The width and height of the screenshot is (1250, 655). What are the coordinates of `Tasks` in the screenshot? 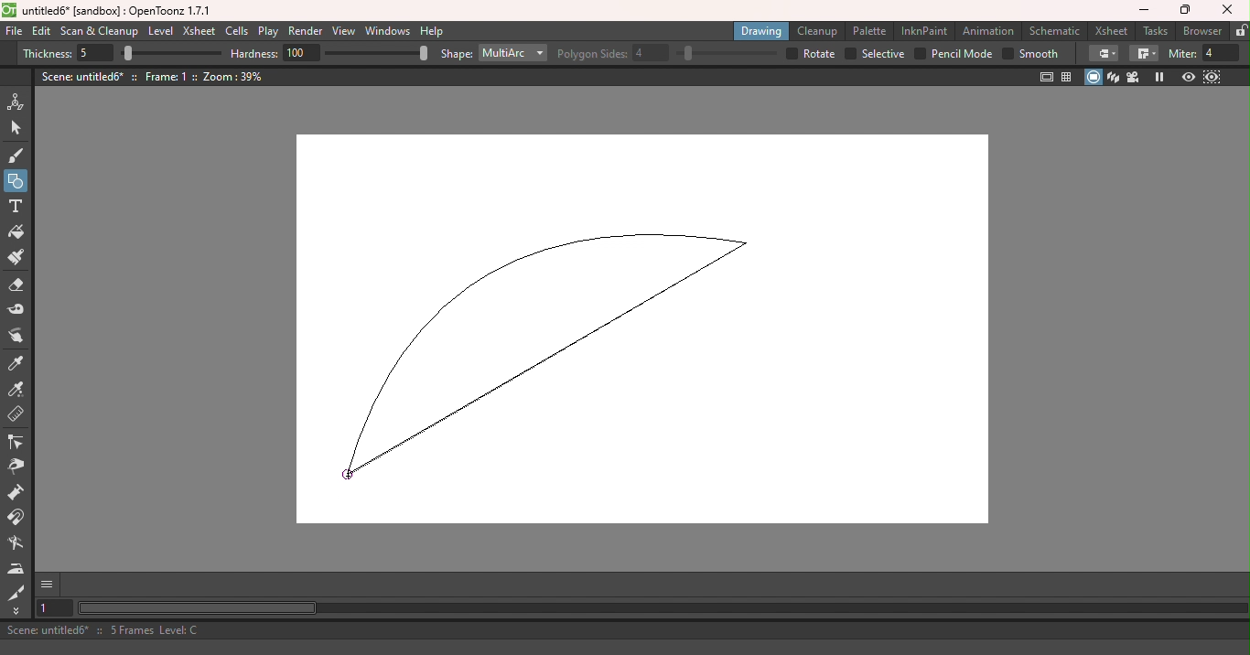 It's located at (1153, 30).